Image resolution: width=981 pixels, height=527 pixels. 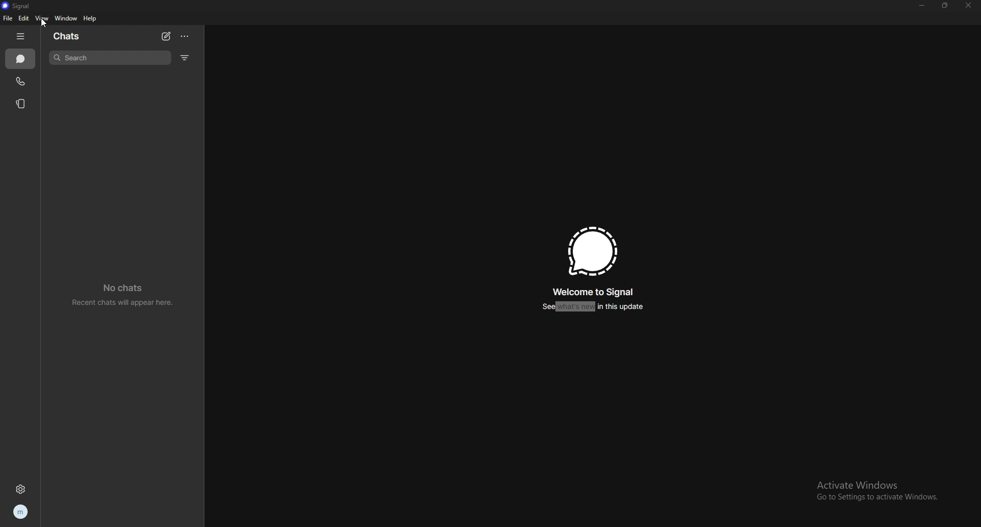 What do you see at coordinates (21, 489) in the screenshot?
I see `settings` at bounding box center [21, 489].